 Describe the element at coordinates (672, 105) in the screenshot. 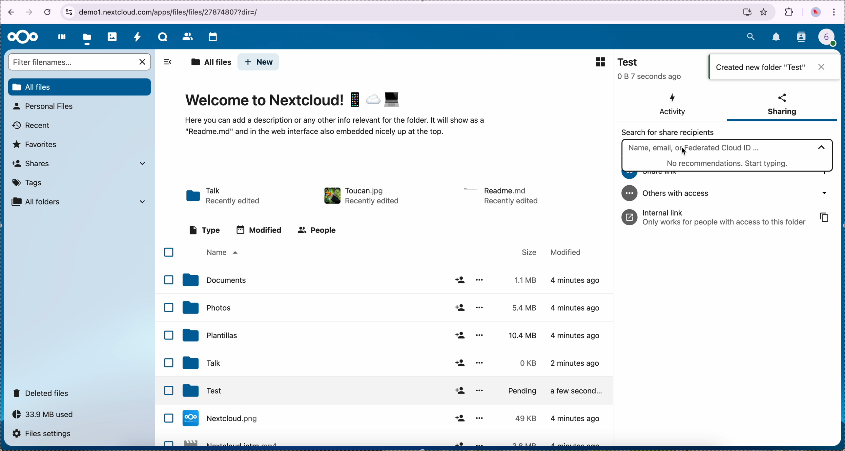

I see `activity` at that location.